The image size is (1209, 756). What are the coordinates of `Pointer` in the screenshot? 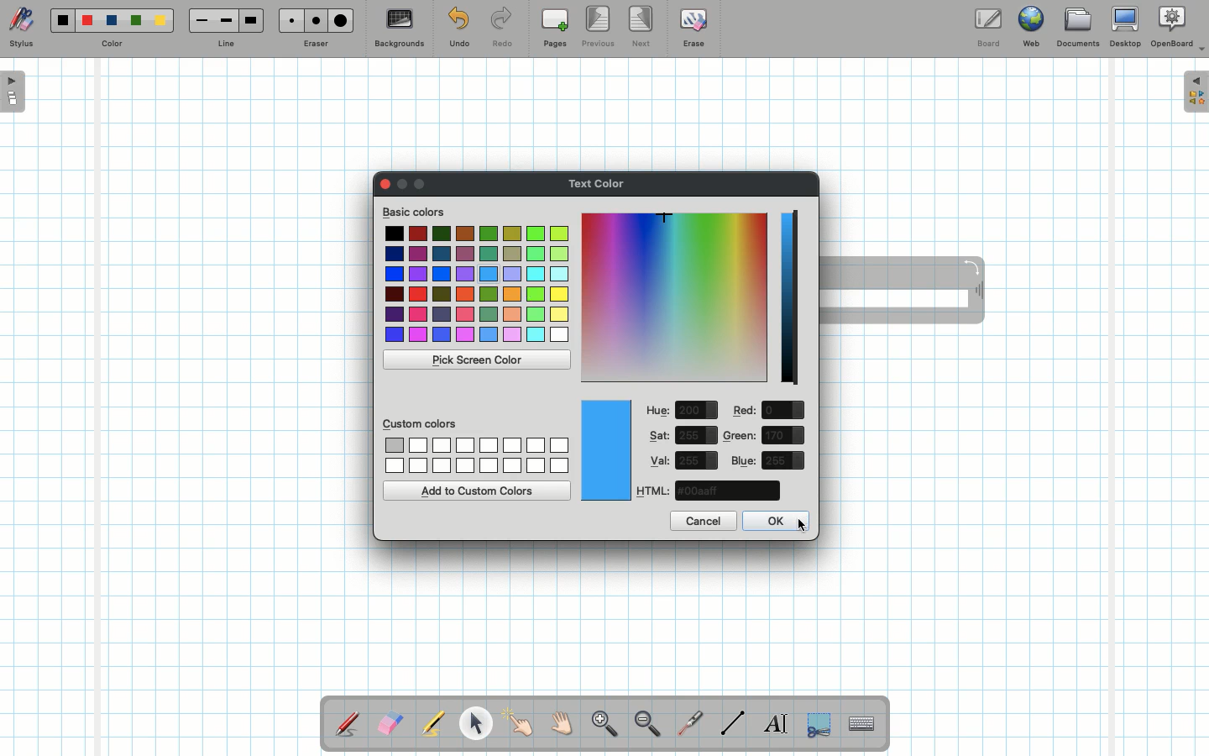 It's located at (475, 723).